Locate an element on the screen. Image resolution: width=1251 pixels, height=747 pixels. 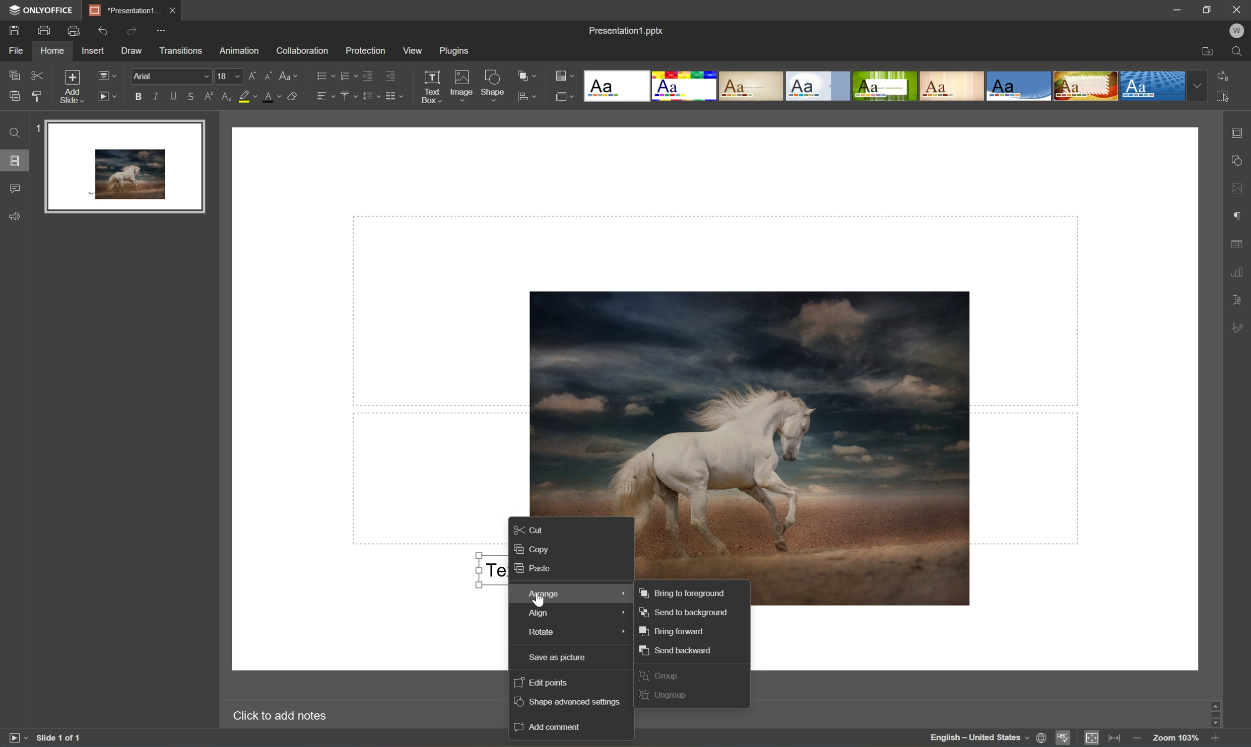
Safari is located at coordinates (1086, 86).